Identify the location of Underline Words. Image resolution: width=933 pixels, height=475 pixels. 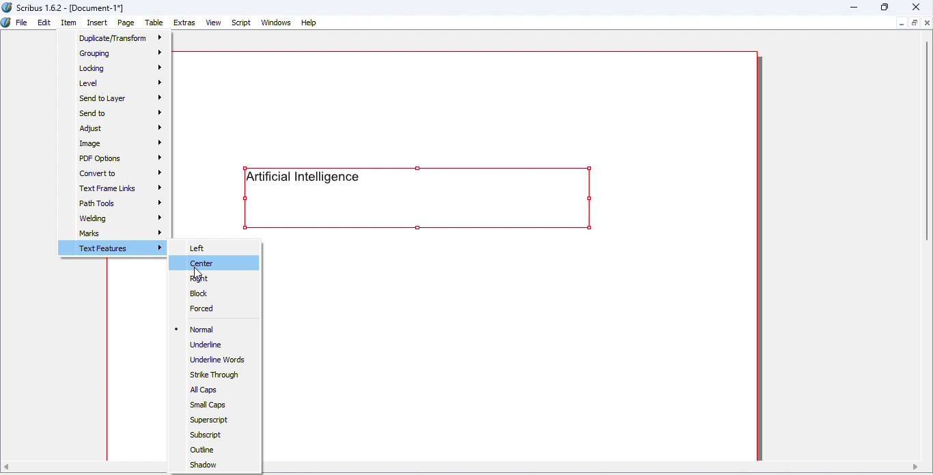
(215, 360).